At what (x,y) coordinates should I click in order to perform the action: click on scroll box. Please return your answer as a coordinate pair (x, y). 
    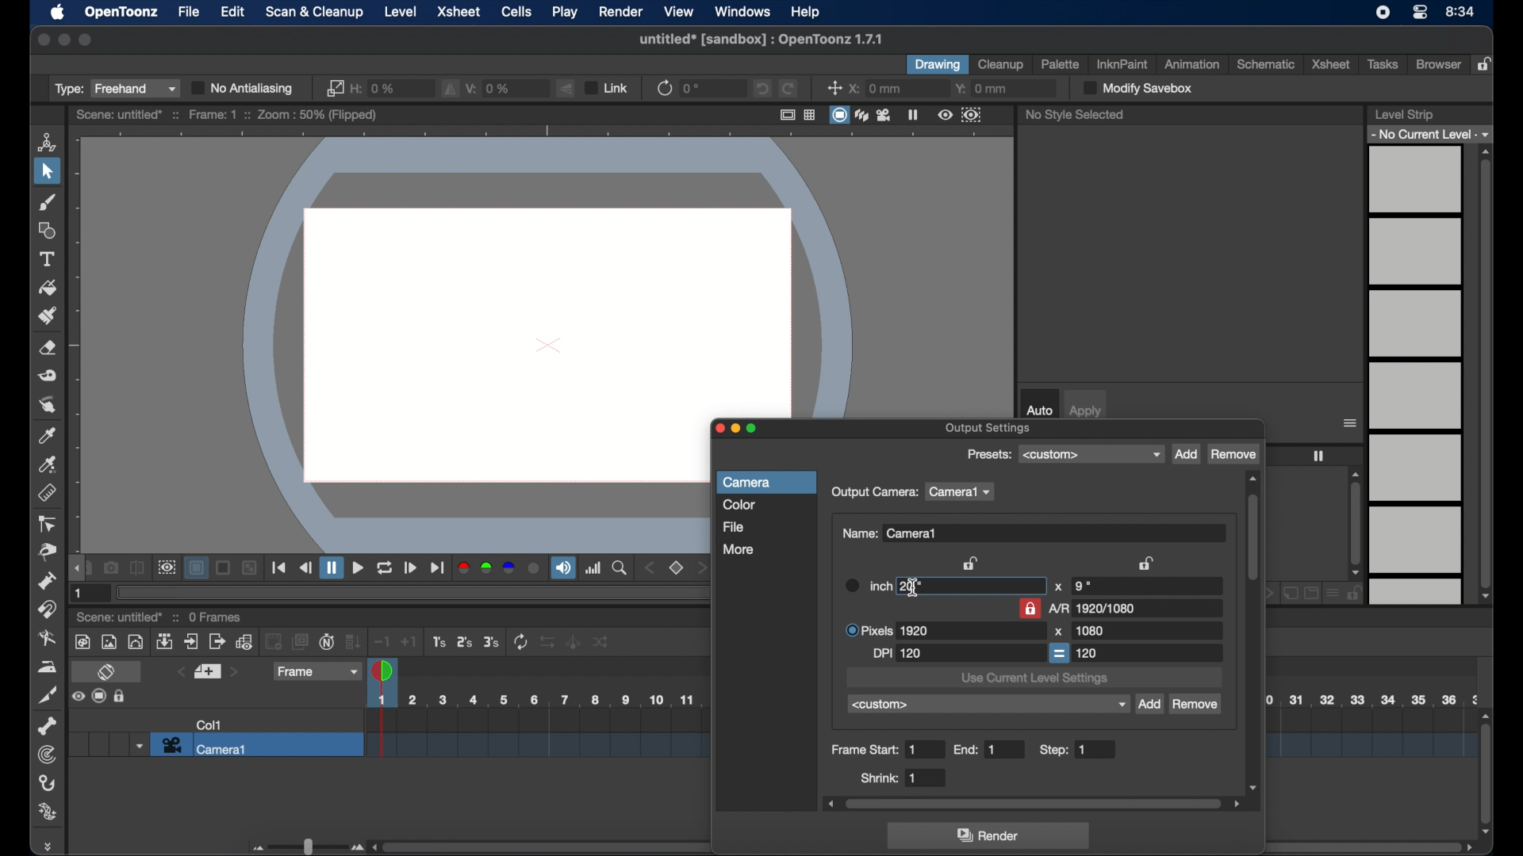
    Looking at the image, I should click on (1253, 632).